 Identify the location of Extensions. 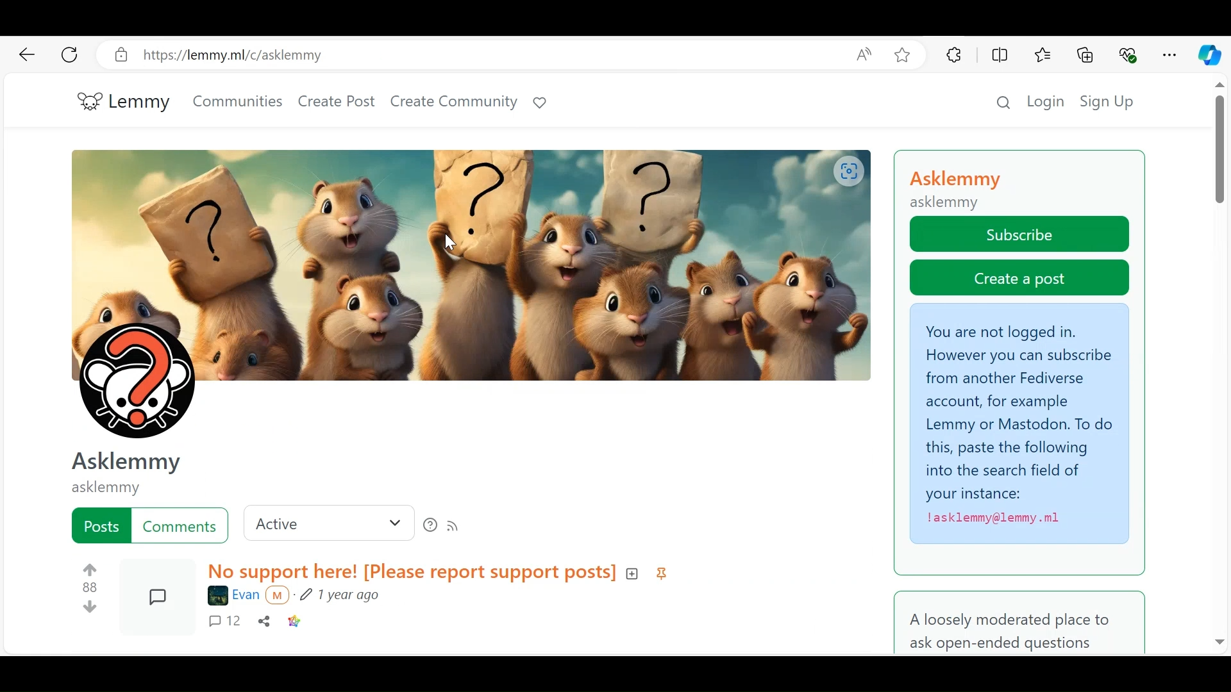
(953, 56).